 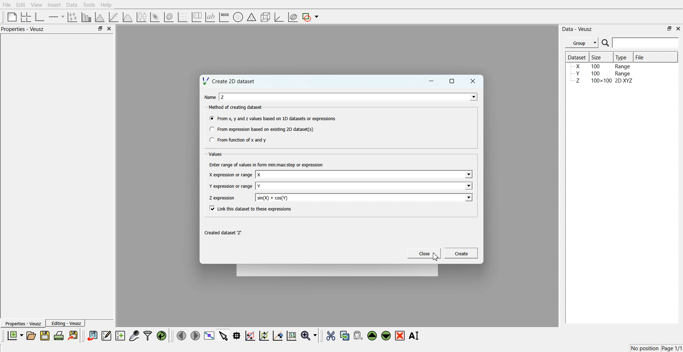 I want to click on File, so click(x=641, y=57).